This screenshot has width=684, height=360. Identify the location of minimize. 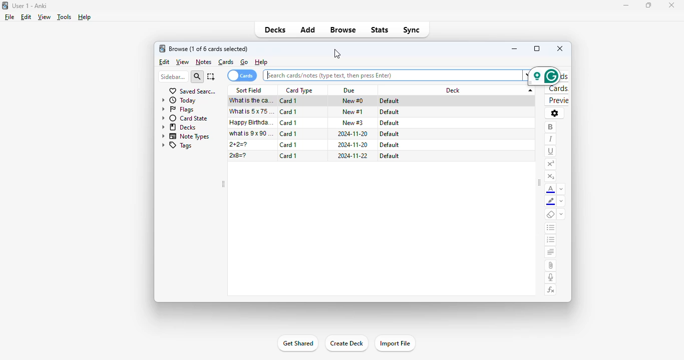
(514, 48).